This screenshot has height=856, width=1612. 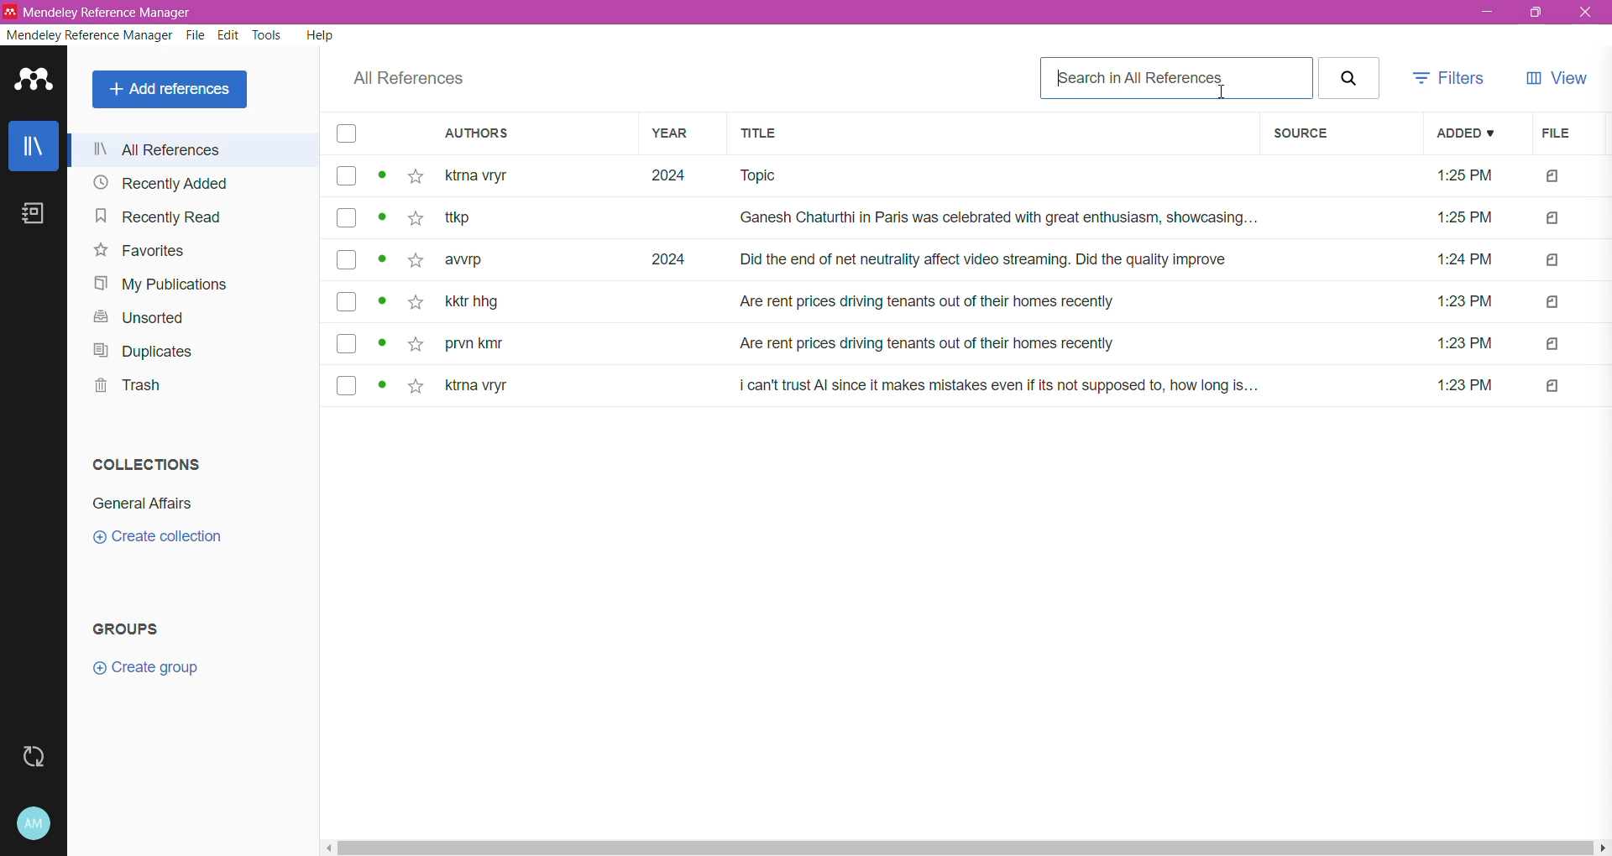 I want to click on select file, so click(x=343, y=220).